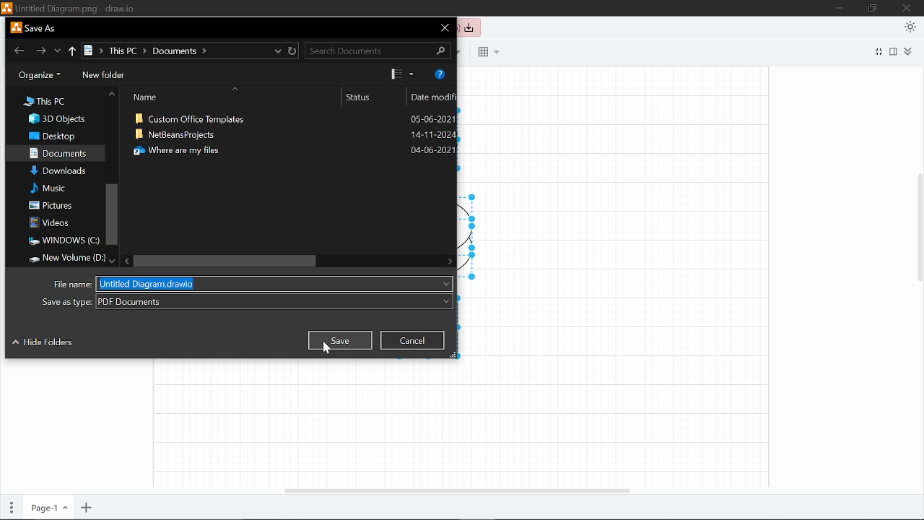  What do you see at coordinates (371, 97) in the screenshot?
I see `Sort by Status` at bounding box center [371, 97].